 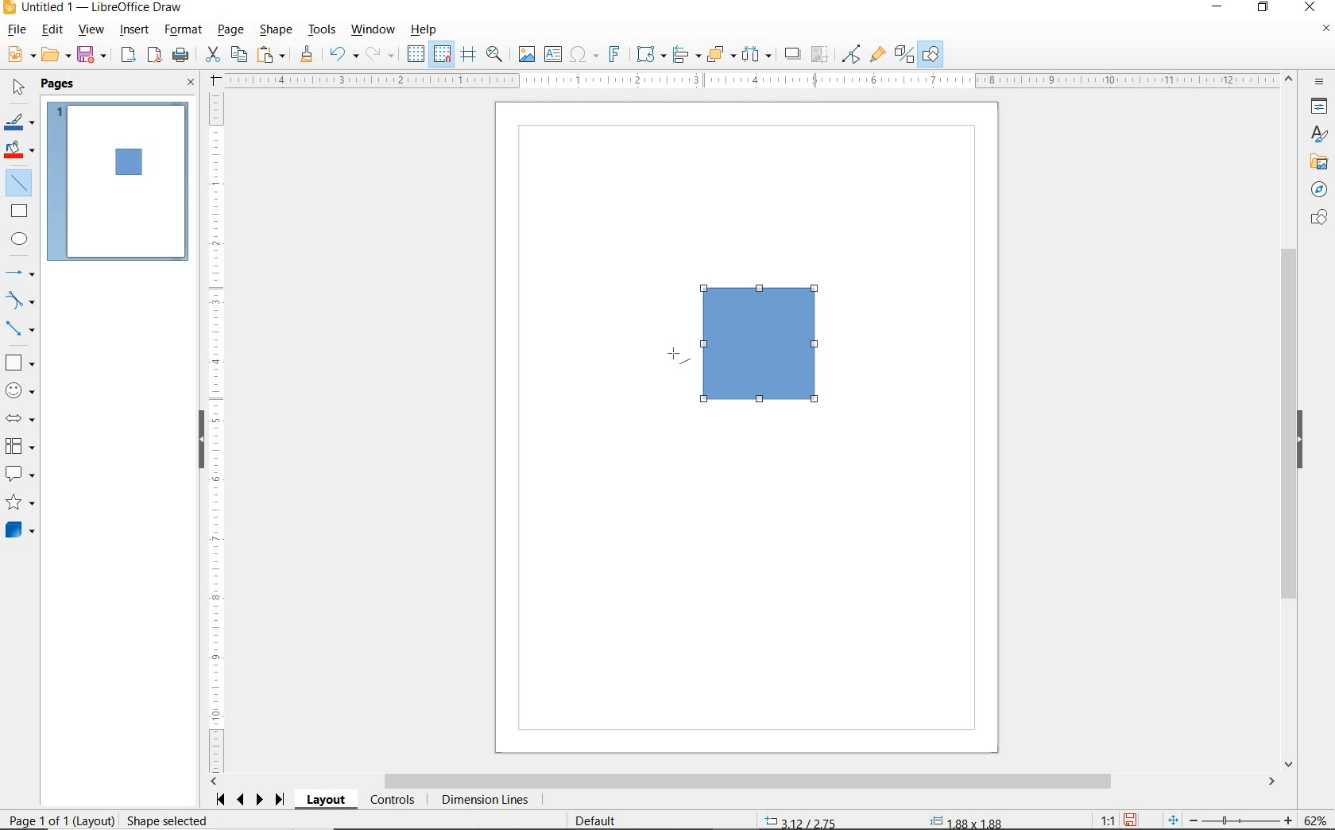 I want to click on INSERT SPECIAL CHARACTERS, so click(x=582, y=55).